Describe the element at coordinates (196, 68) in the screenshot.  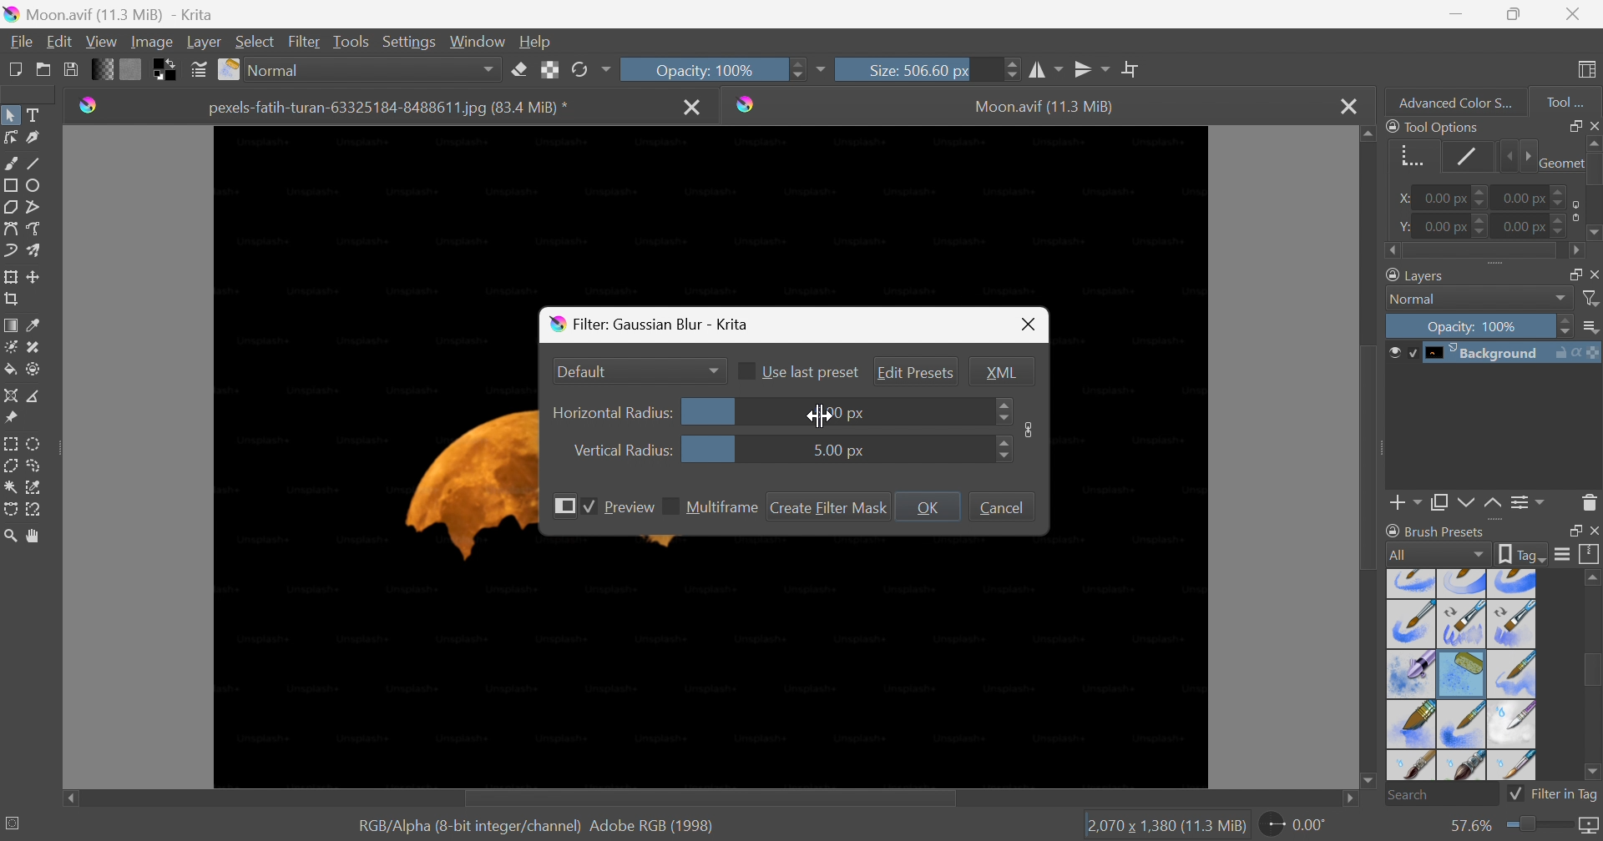
I see `Edit brush settings` at that location.